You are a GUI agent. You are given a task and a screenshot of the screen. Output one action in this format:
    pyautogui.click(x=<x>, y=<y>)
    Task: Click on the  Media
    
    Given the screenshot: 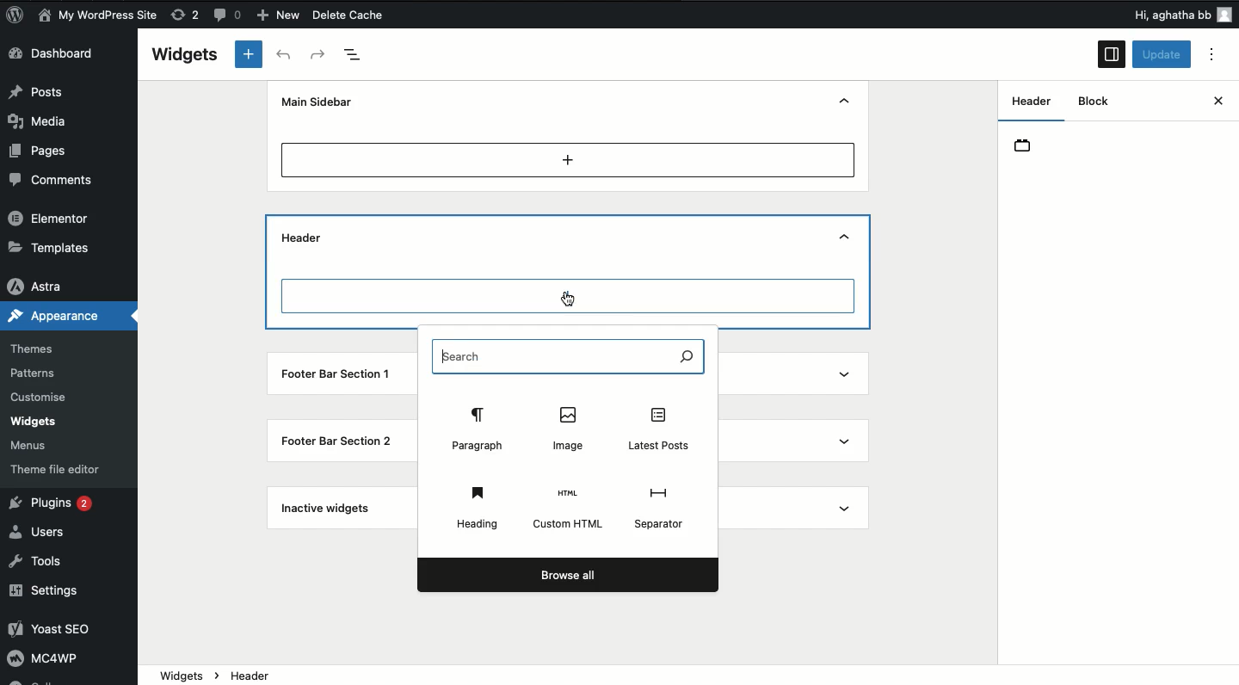 What is the action you would take?
    pyautogui.click(x=48, y=120)
    